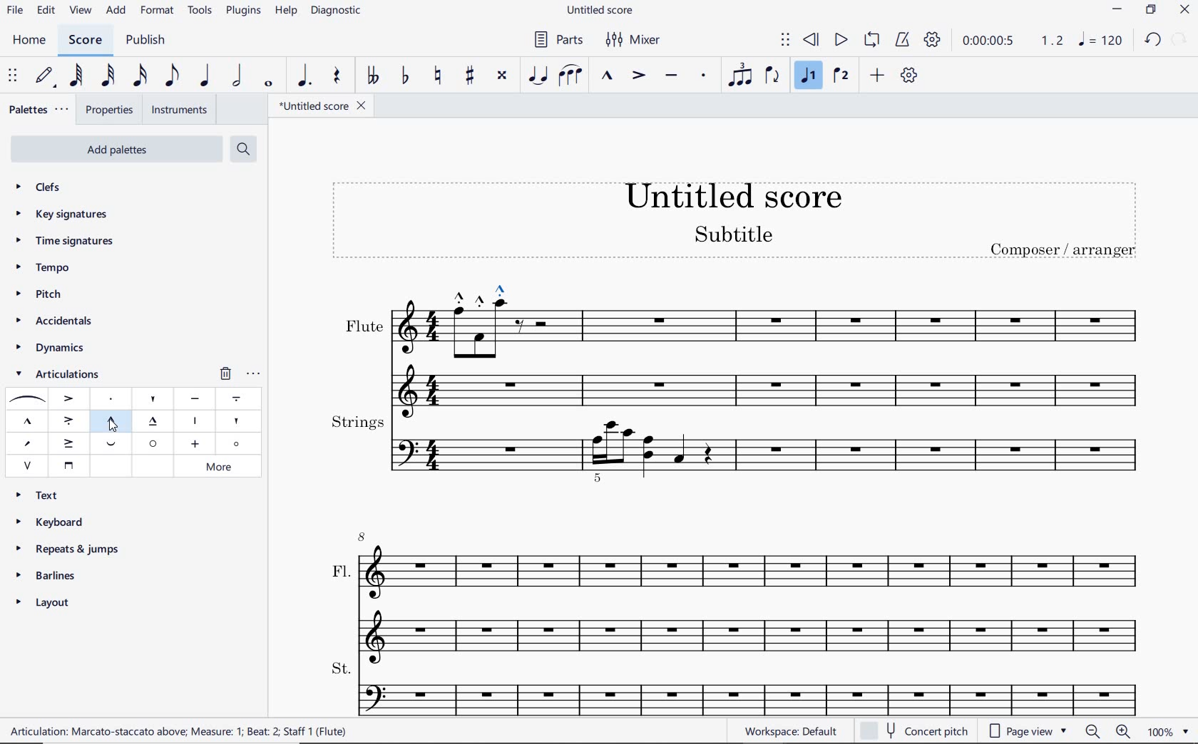 Image resolution: width=1198 pixels, height=744 pixels. What do you see at coordinates (25, 400) in the screenshot?
I see `SLUR` at bounding box center [25, 400].